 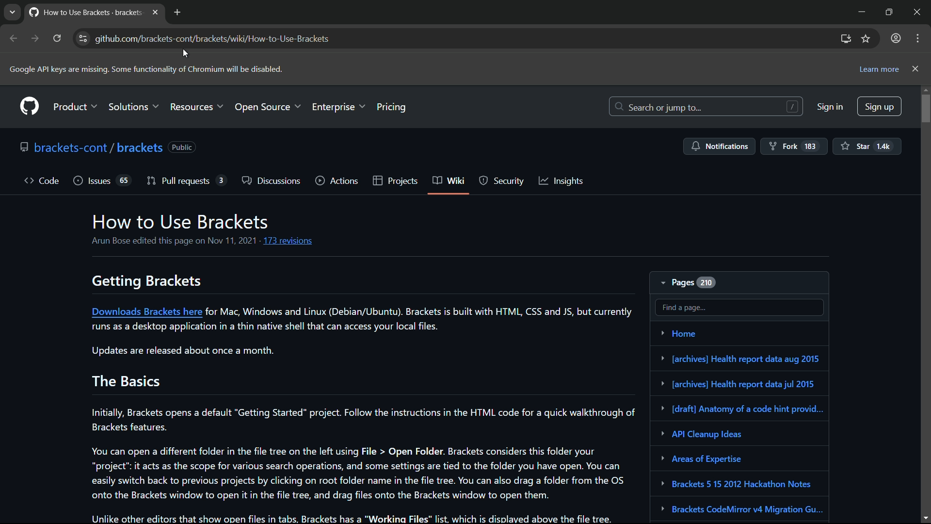 What do you see at coordinates (501, 181) in the screenshot?
I see `security` at bounding box center [501, 181].